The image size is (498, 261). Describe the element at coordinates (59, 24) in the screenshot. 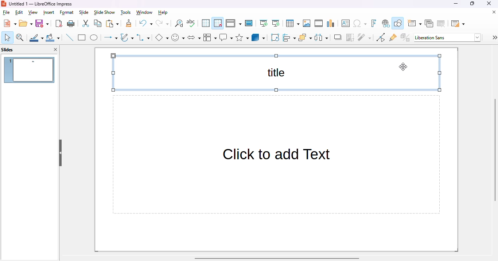

I see `export directly as PDF` at that location.